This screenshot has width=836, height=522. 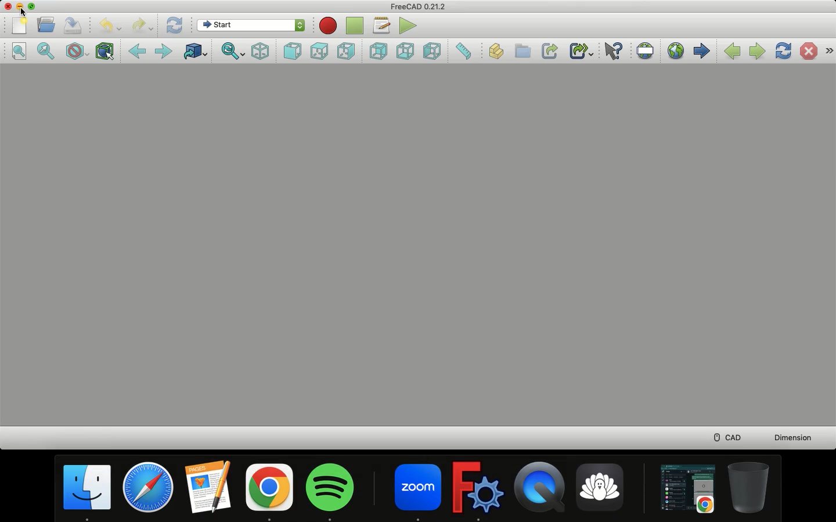 What do you see at coordinates (269, 491) in the screenshot?
I see `Chrome` at bounding box center [269, 491].